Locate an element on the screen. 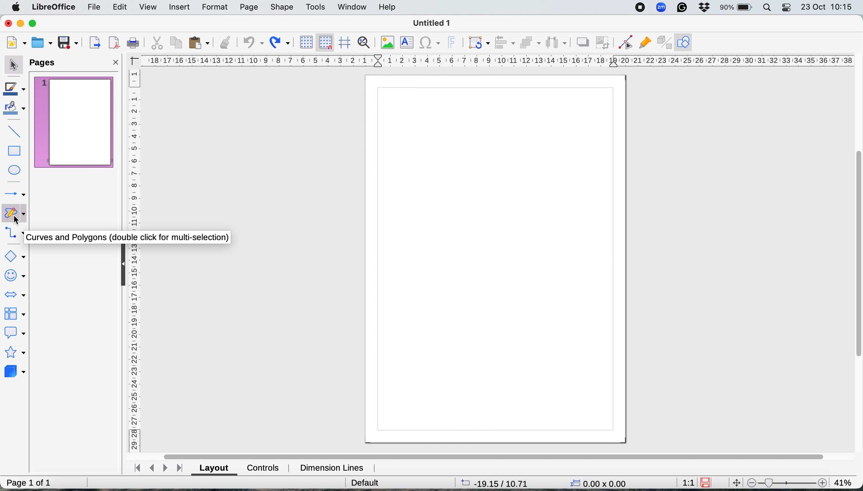  file name is located at coordinates (436, 22).